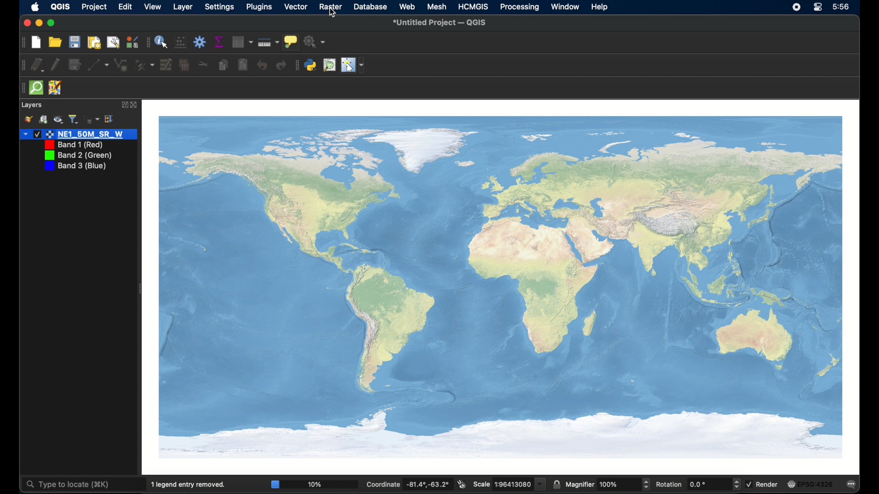 The height and width of the screenshot is (494, 879). I want to click on open field calculator, so click(181, 43).